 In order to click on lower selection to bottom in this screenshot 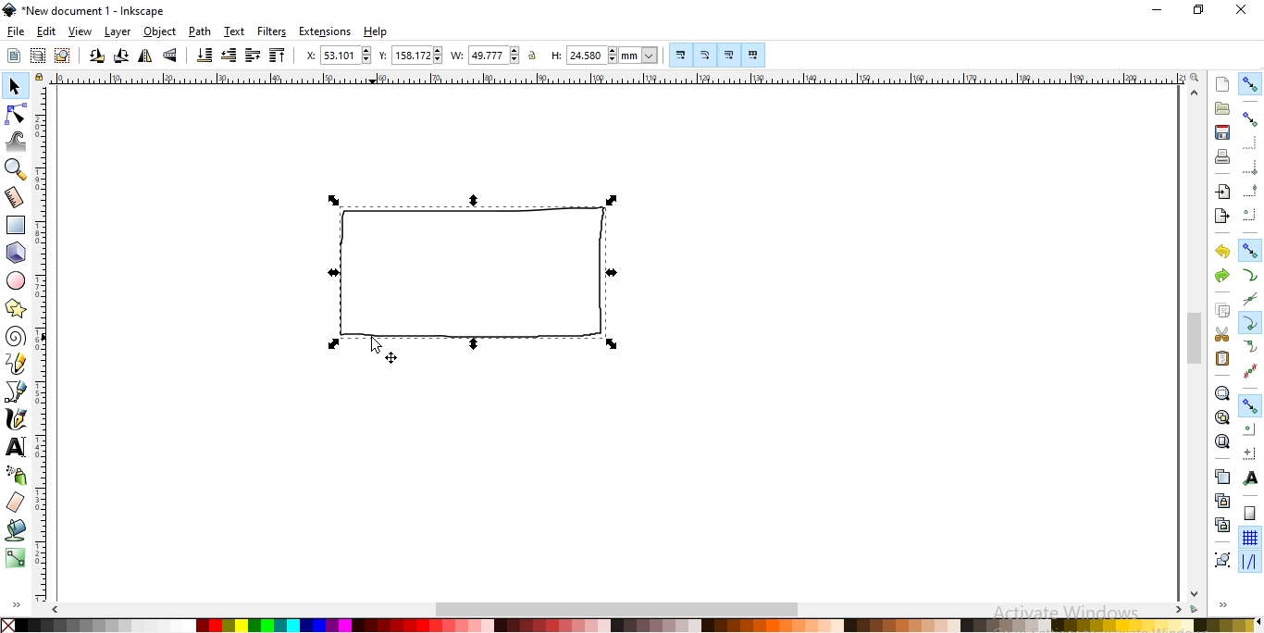, I will do `click(204, 56)`.